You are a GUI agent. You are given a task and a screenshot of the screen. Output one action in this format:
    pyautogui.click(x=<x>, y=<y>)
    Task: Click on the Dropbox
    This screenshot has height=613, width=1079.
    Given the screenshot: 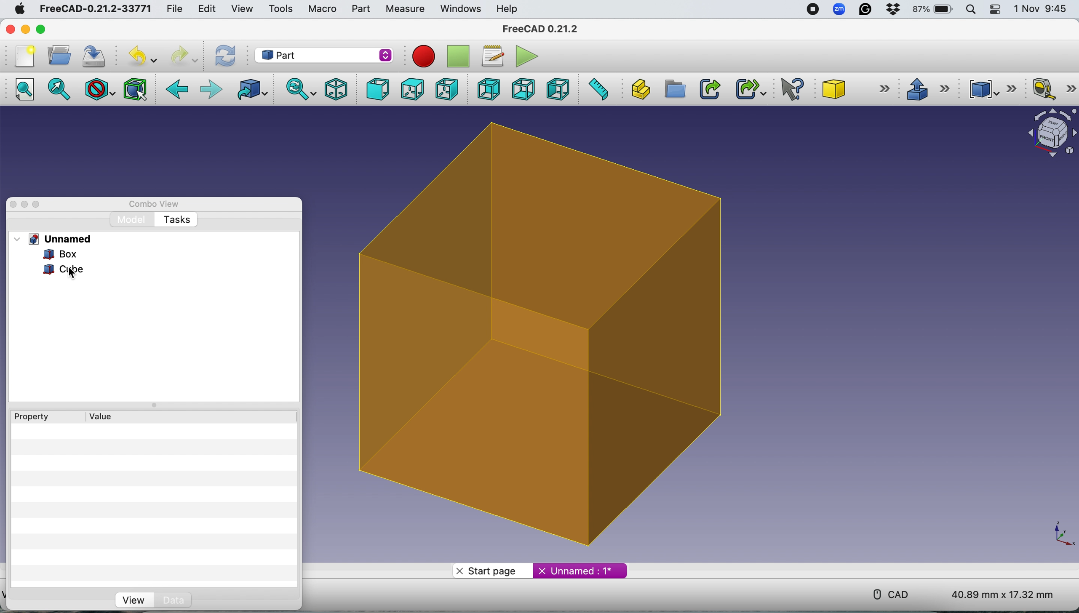 What is the action you would take?
    pyautogui.click(x=894, y=11)
    